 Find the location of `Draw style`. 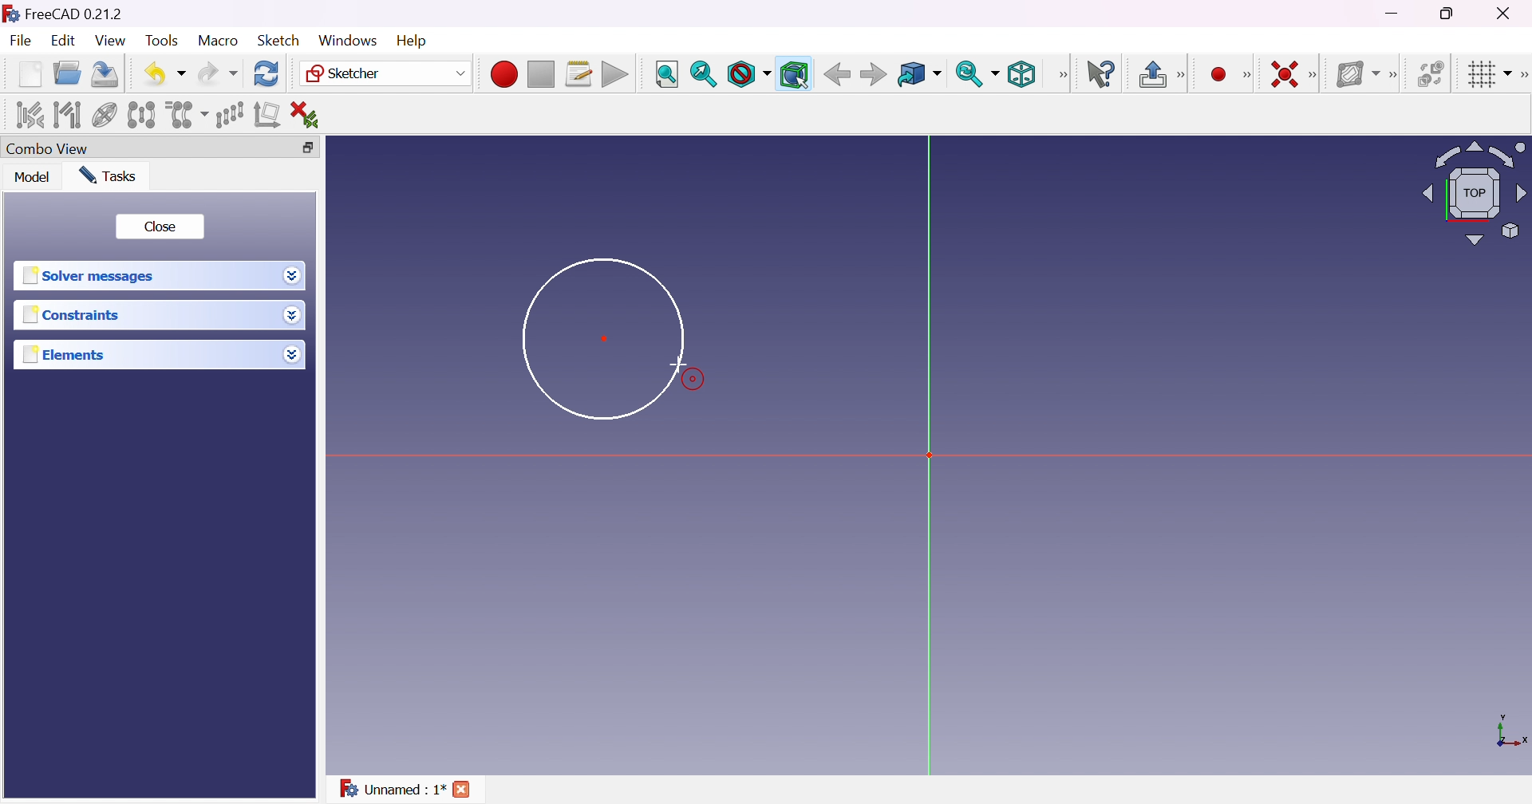

Draw style is located at coordinates (750, 75).